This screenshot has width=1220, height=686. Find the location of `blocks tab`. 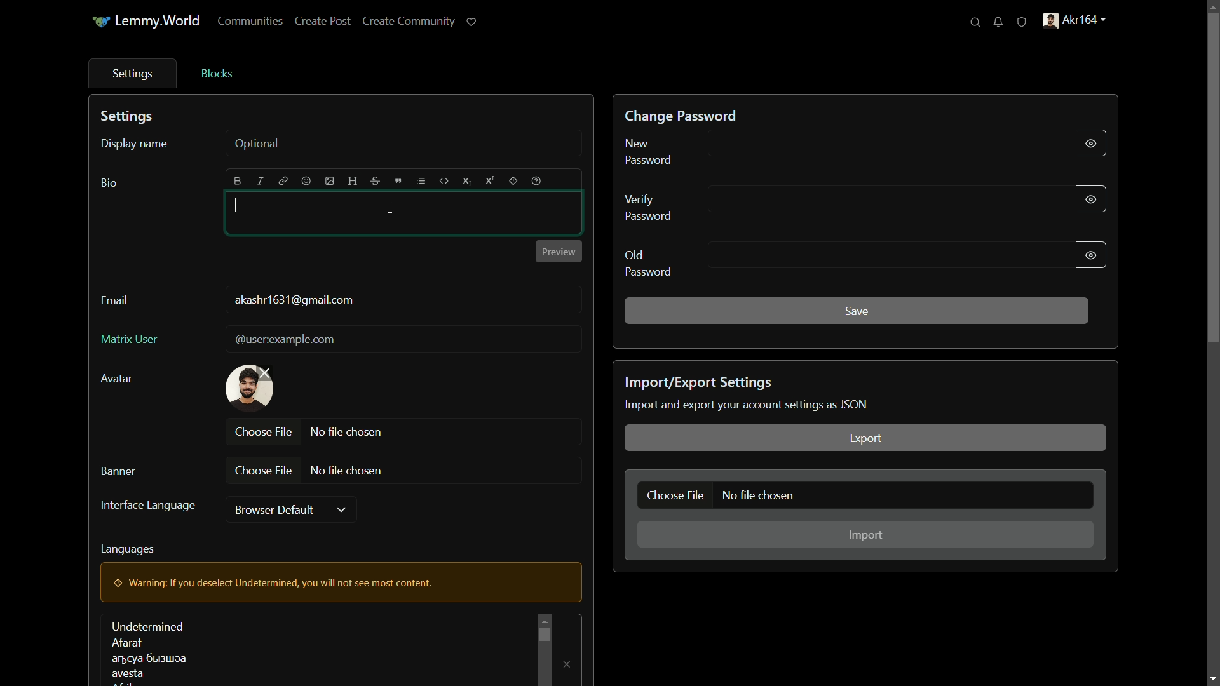

blocks tab is located at coordinates (217, 74).